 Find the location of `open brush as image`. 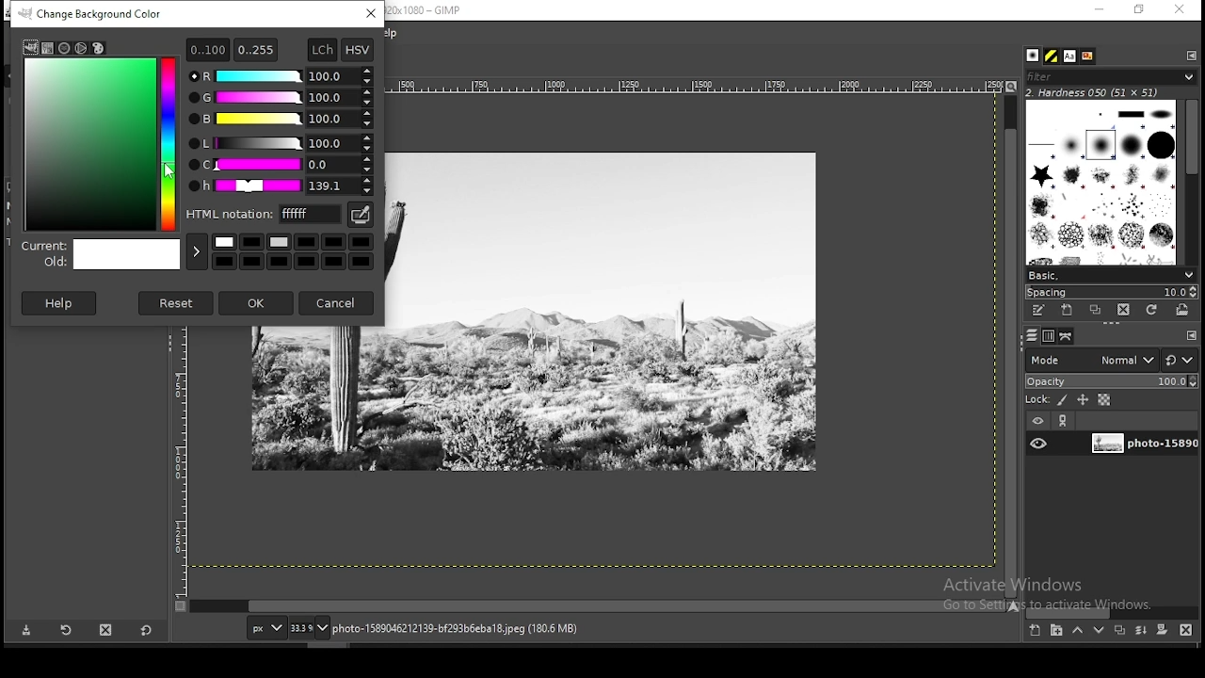

open brush as image is located at coordinates (1183, 311).